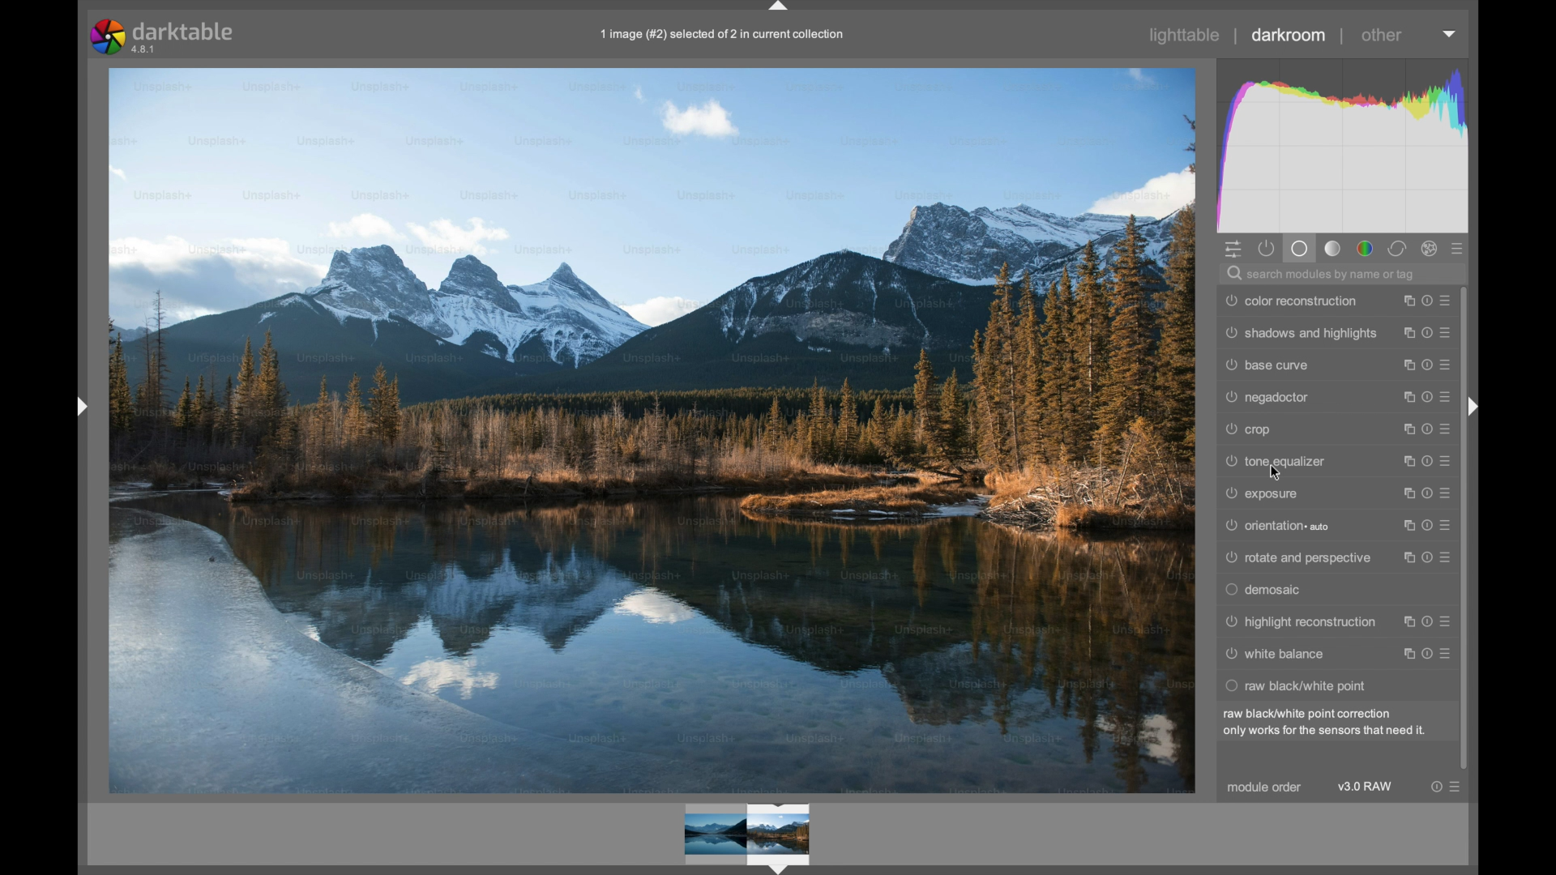 The image size is (1556, 875). What do you see at coordinates (1427, 524) in the screenshot?
I see `reset` at bounding box center [1427, 524].